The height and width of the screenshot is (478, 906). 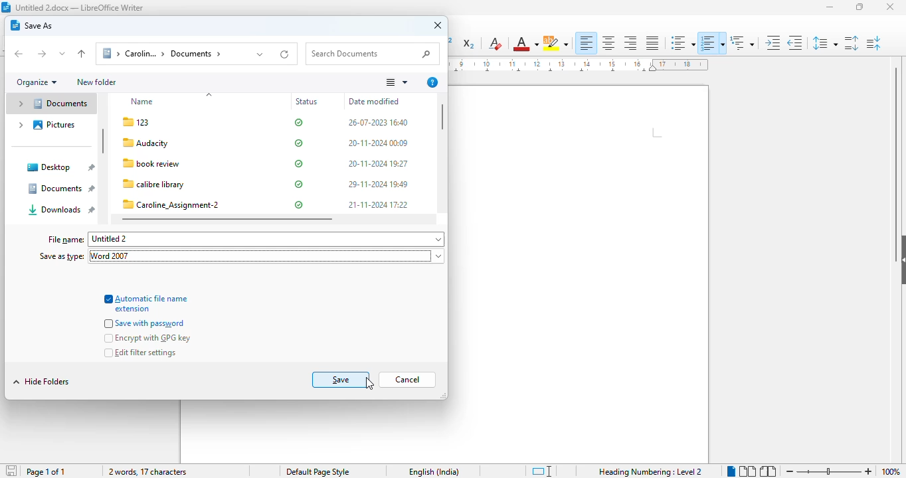 What do you see at coordinates (372, 54) in the screenshot?
I see `search documents` at bounding box center [372, 54].